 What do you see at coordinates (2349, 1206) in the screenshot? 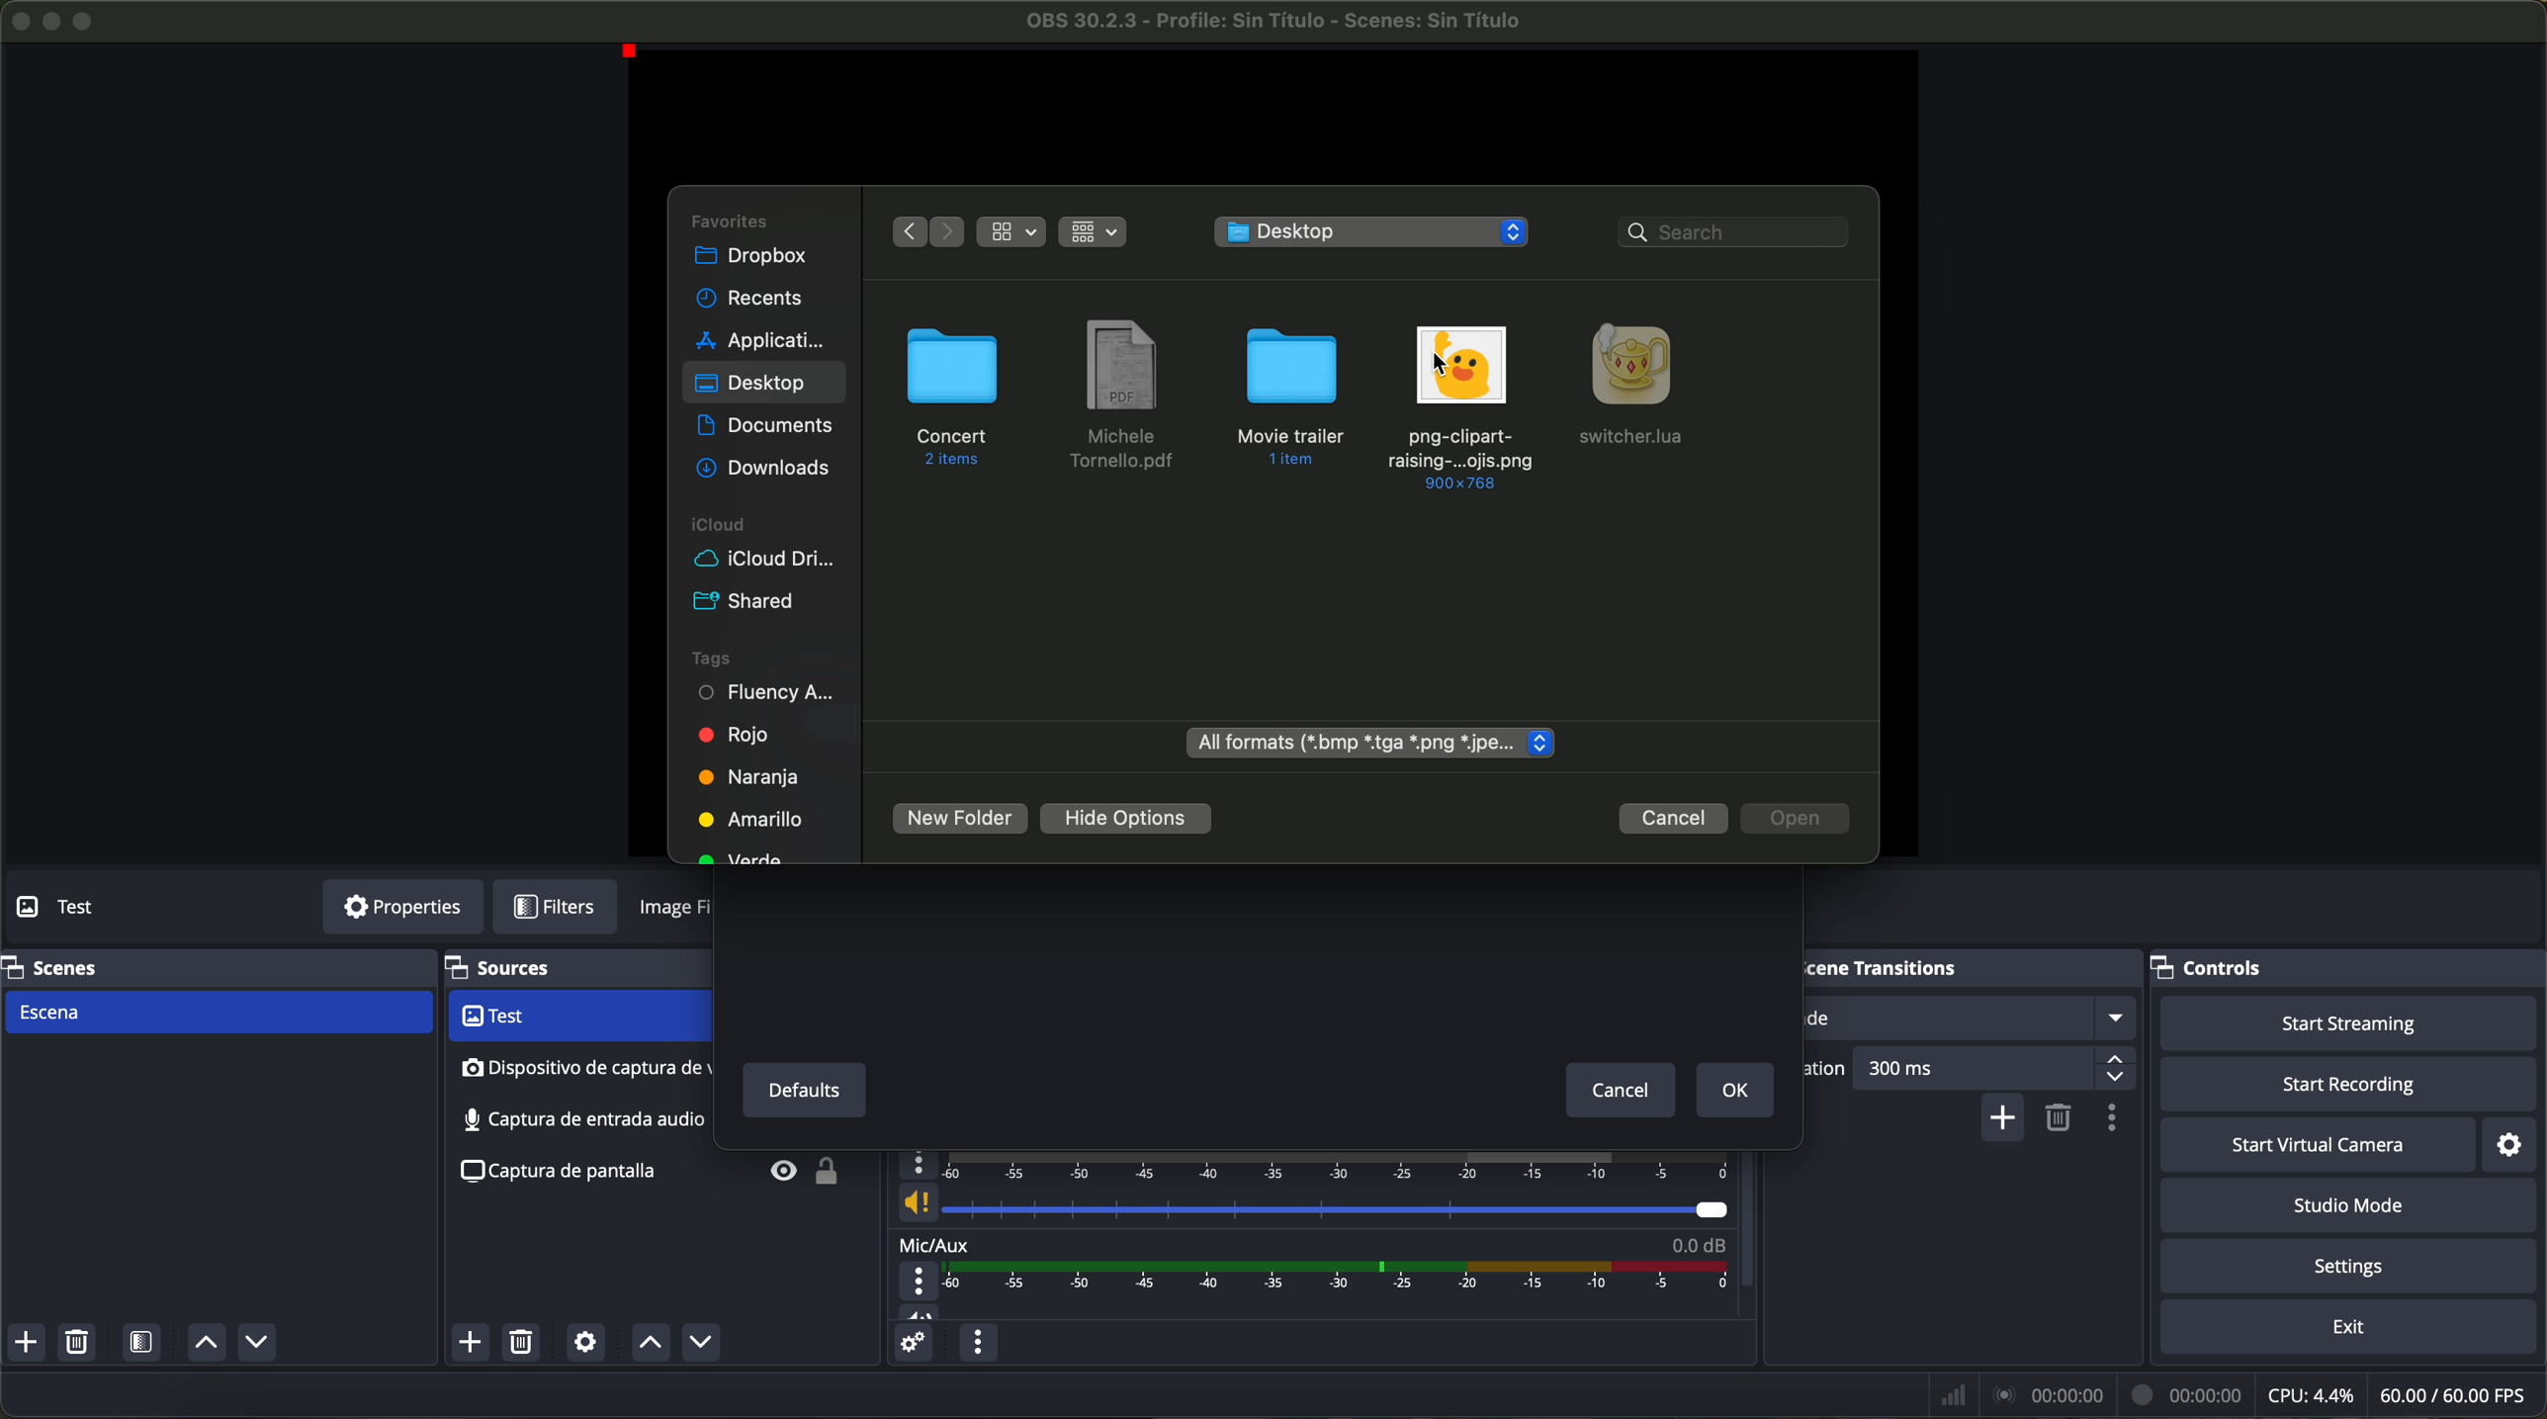
I see `studio mode` at bounding box center [2349, 1206].